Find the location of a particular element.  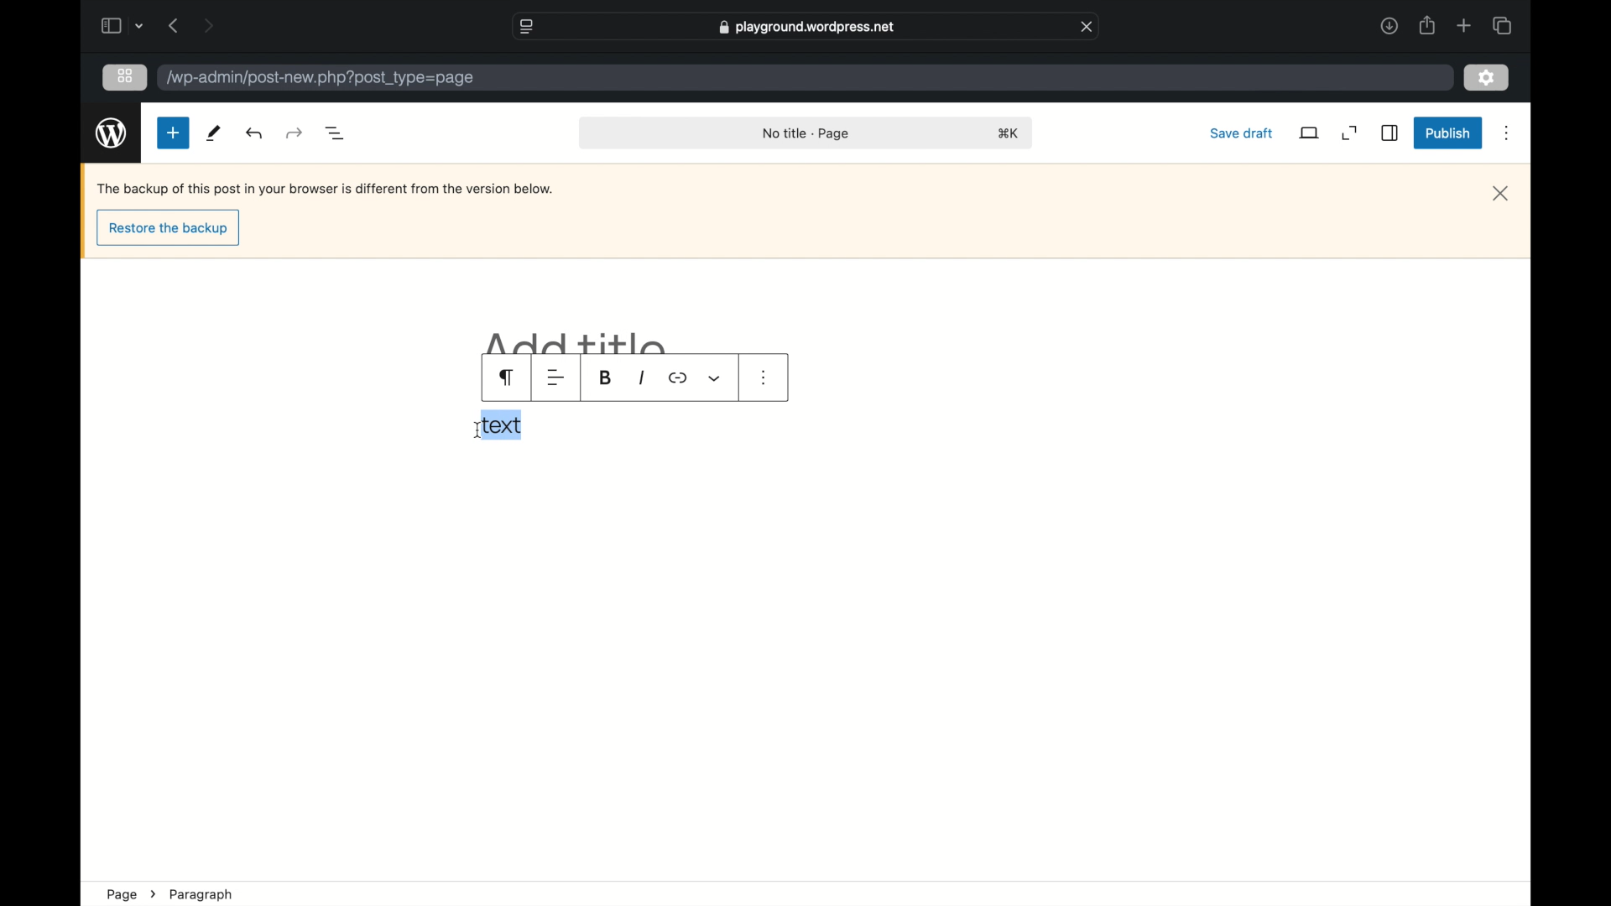

tools is located at coordinates (212, 133).